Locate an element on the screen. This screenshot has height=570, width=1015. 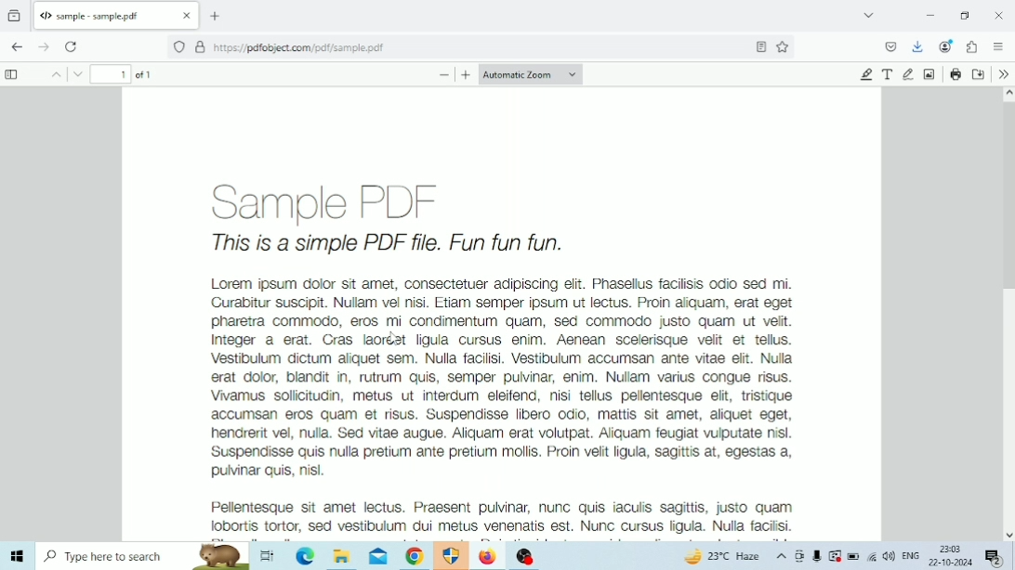
Page number is located at coordinates (112, 73).